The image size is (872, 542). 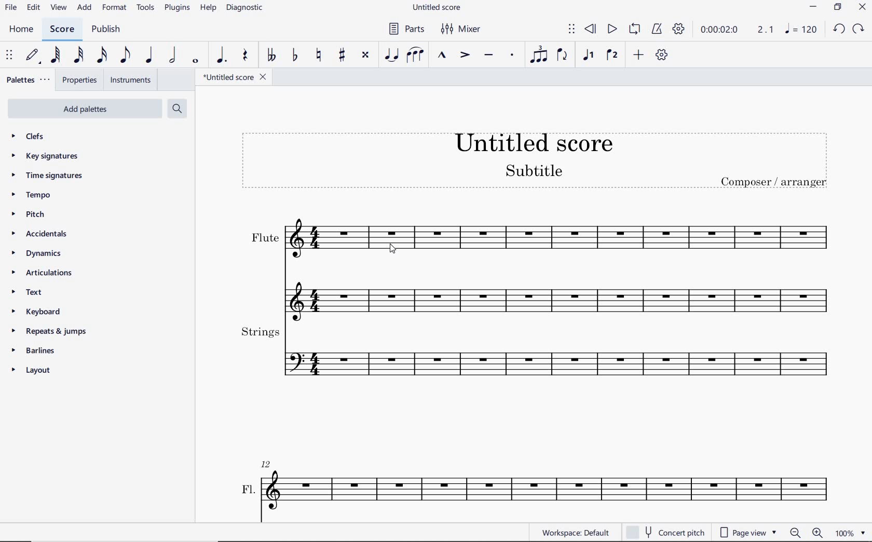 What do you see at coordinates (178, 8) in the screenshot?
I see `PLUGINS` at bounding box center [178, 8].